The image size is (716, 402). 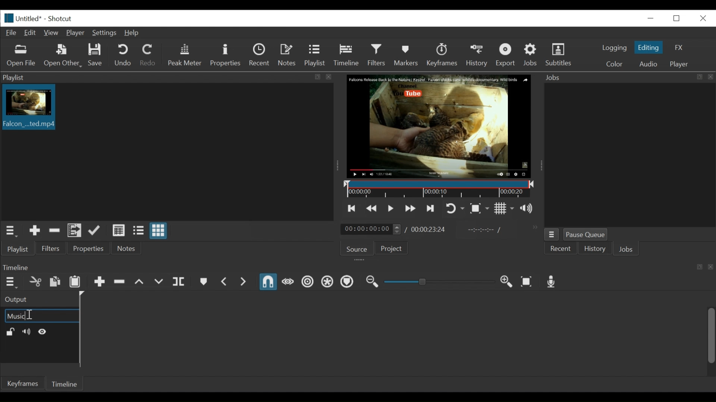 What do you see at coordinates (508, 282) in the screenshot?
I see `Zoom Timeline in` at bounding box center [508, 282].